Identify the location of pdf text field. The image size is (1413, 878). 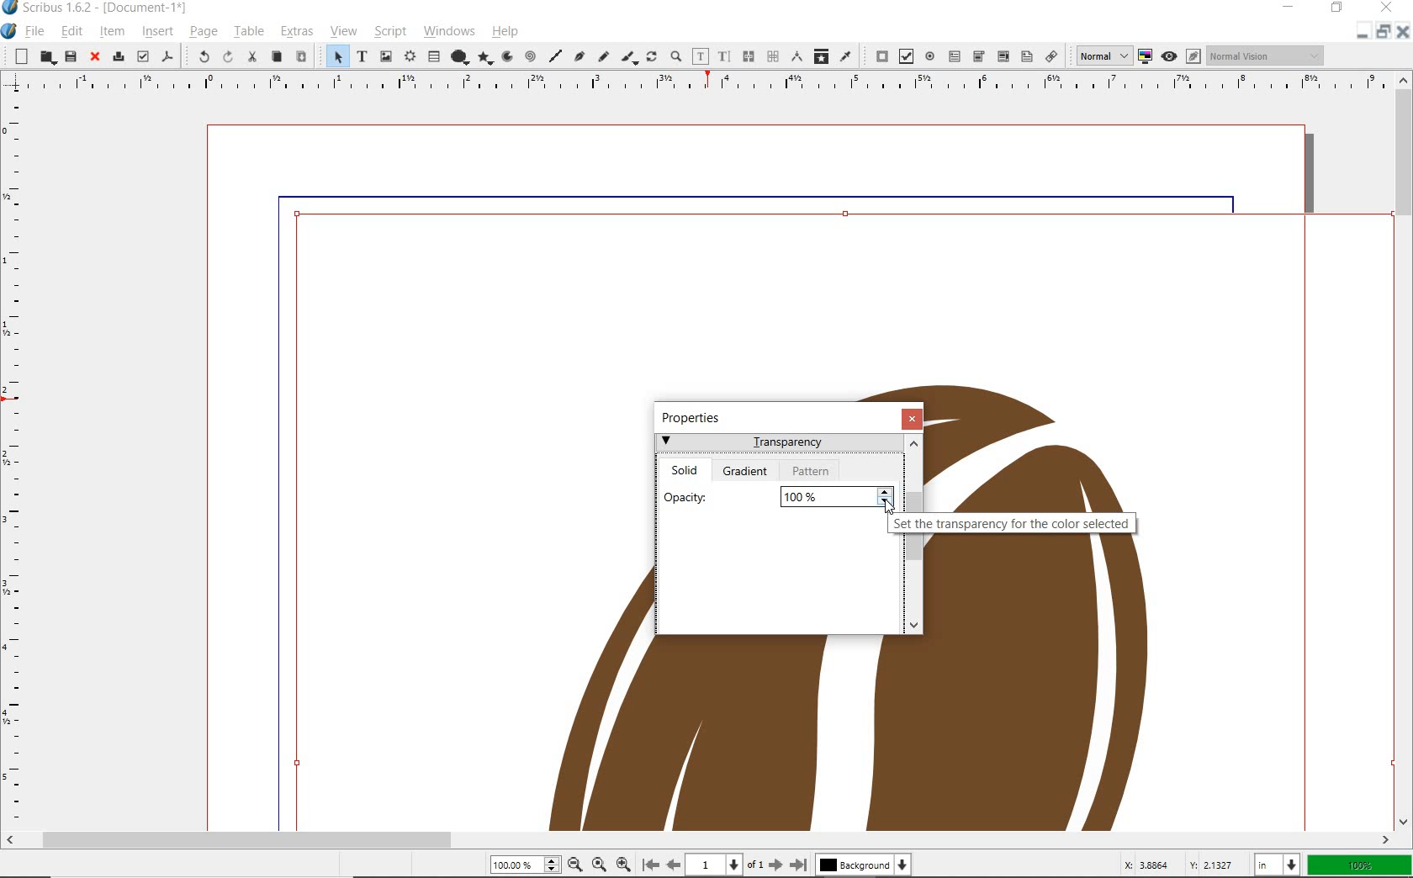
(955, 56).